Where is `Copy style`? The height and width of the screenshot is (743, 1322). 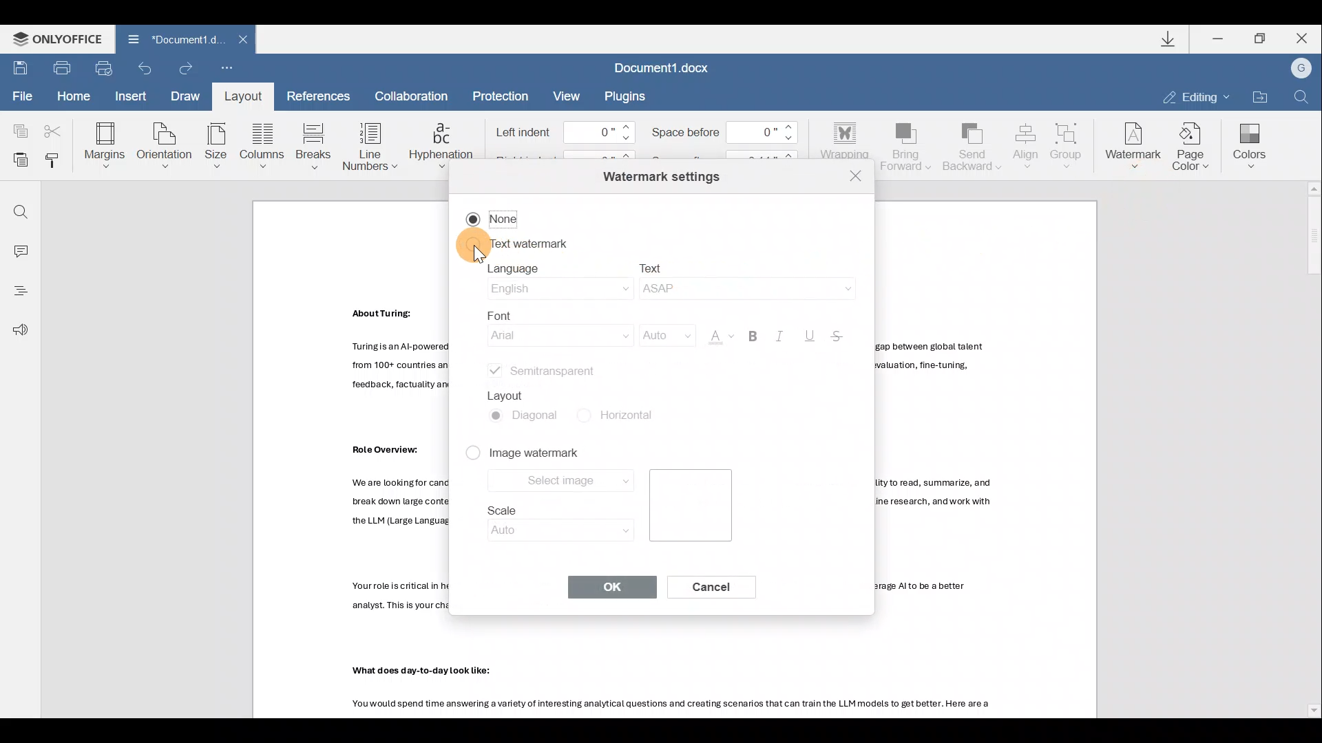 Copy style is located at coordinates (56, 162).